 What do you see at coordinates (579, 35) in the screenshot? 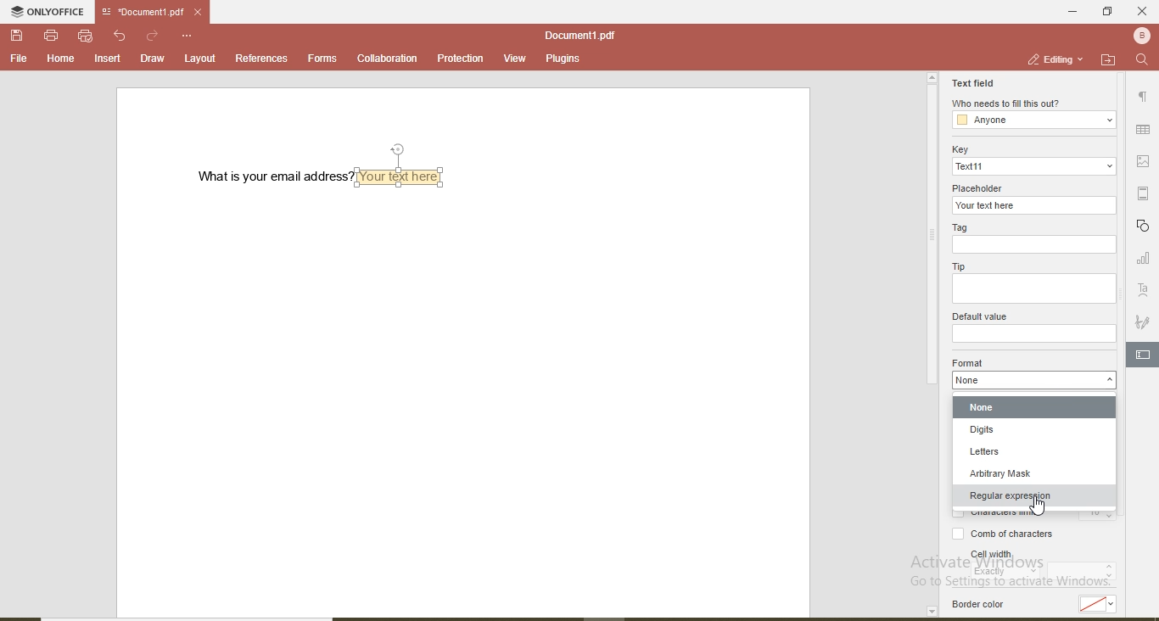
I see `file name` at bounding box center [579, 35].